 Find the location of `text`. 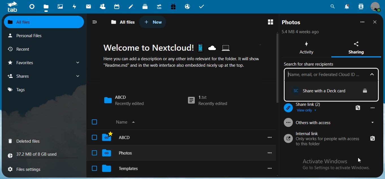

text is located at coordinates (301, 32).